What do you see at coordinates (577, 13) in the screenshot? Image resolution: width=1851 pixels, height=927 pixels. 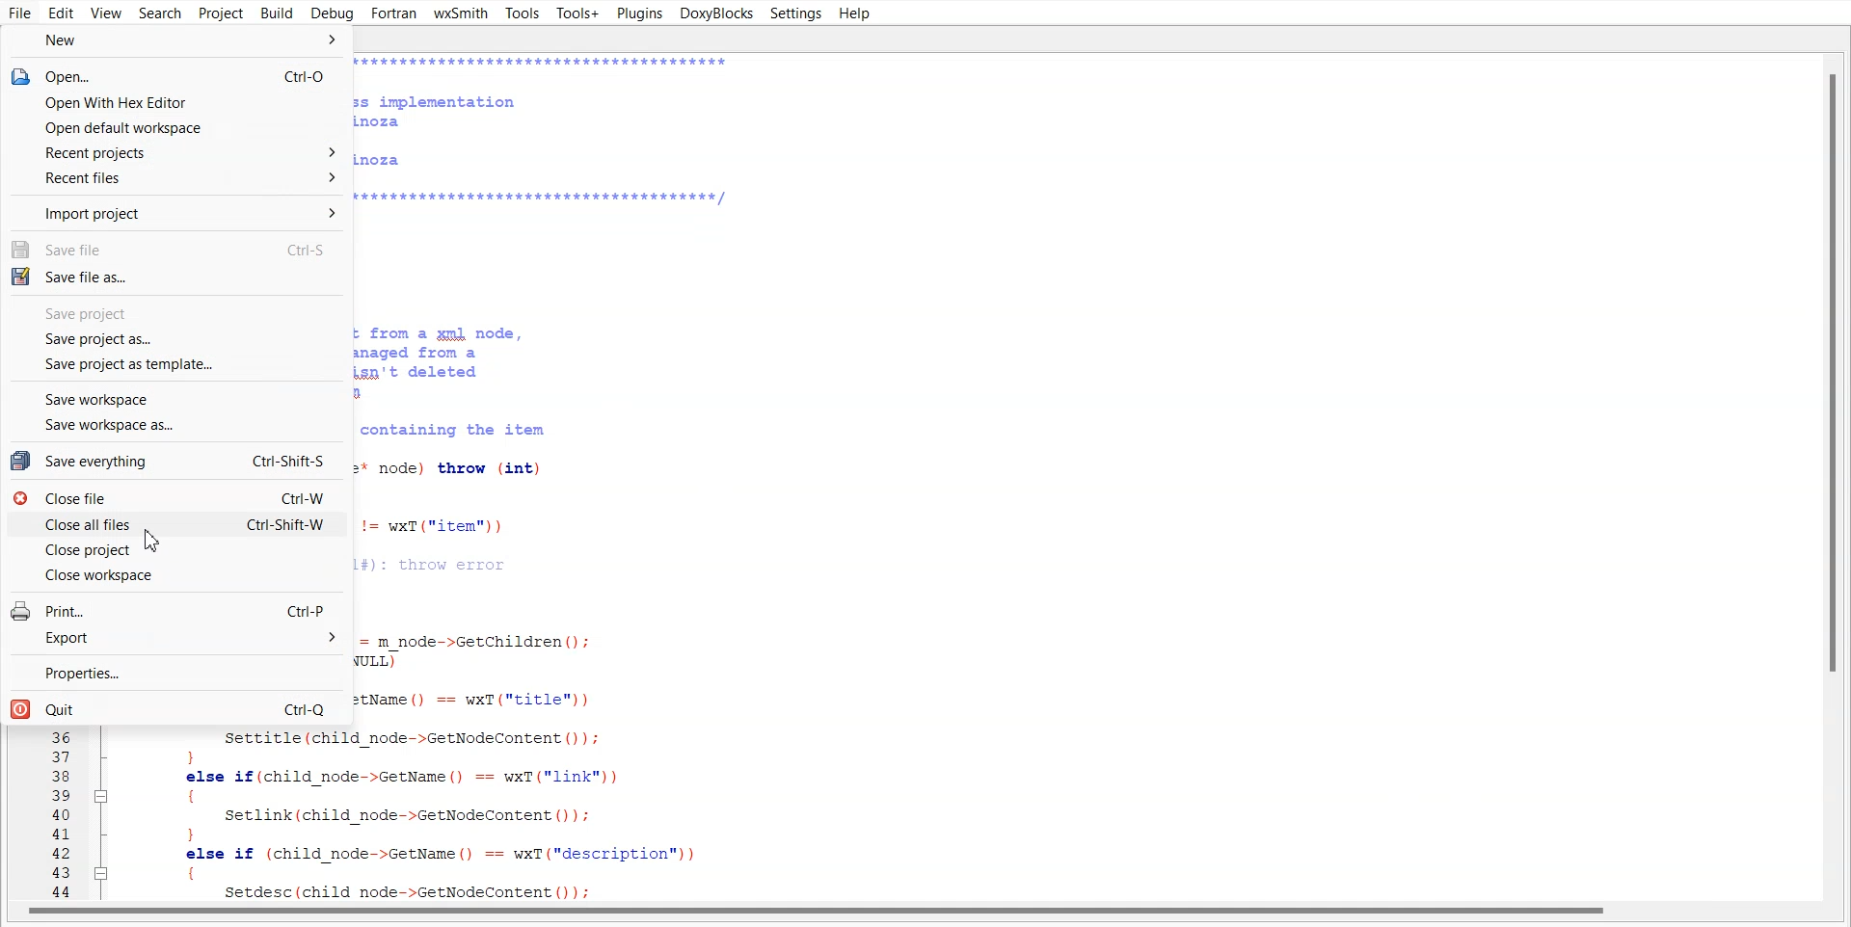 I see `Tools+` at bounding box center [577, 13].